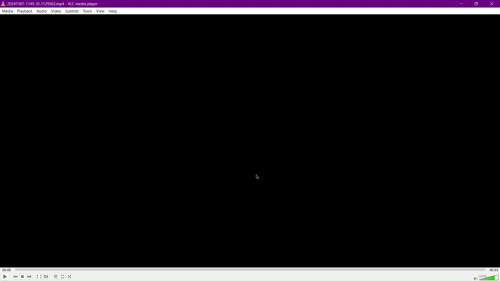 Image resolution: width=500 pixels, height=281 pixels. What do you see at coordinates (7, 11) in the screenshot?
I see `Media` at bounding box center [7, 11].